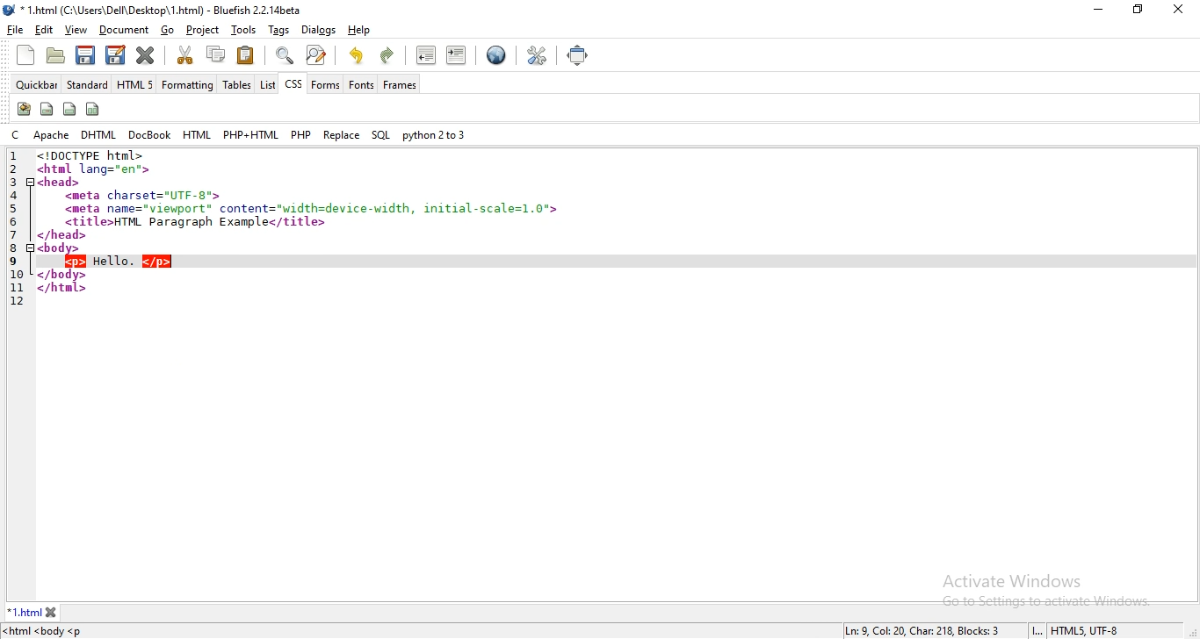  I want to click on <body>, so click(61, 248).